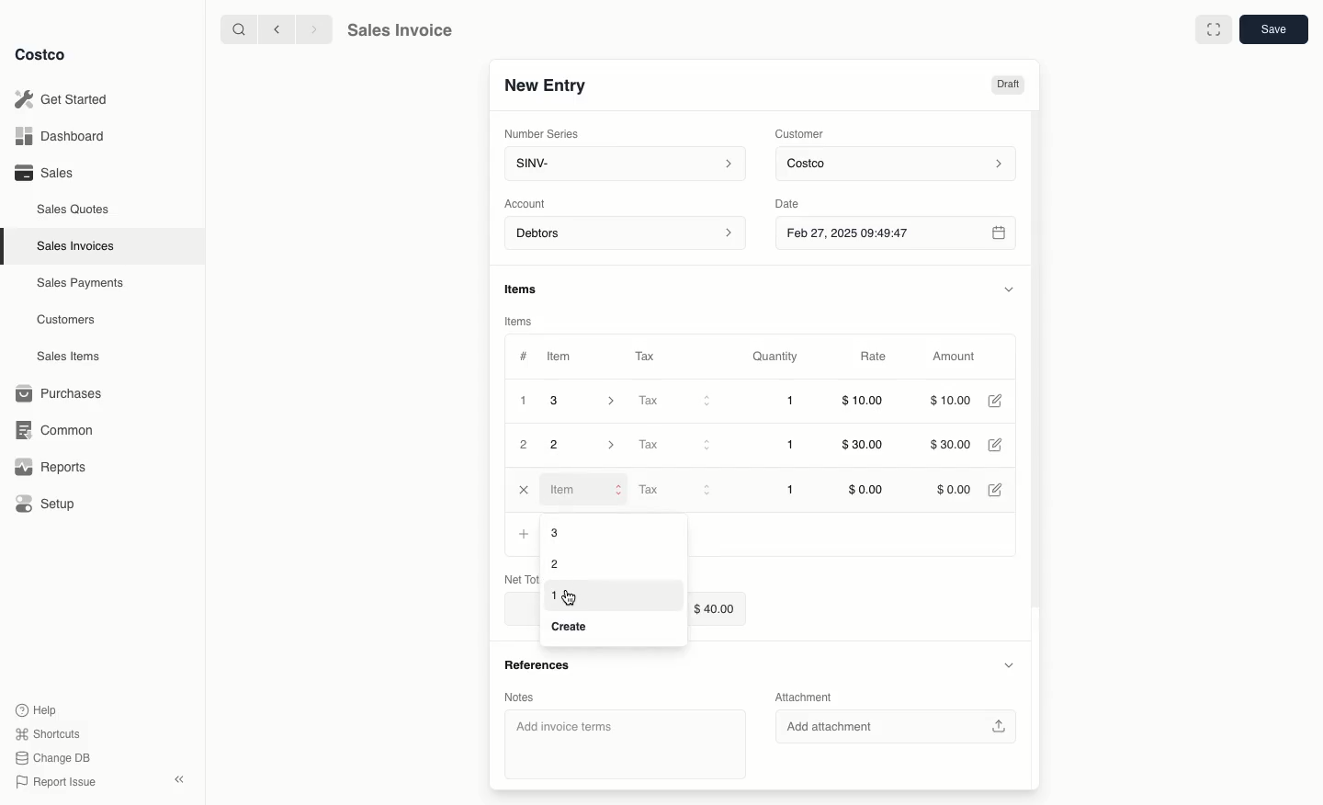 Image resolution: width=1323 pixels, height=805 pixels. What do you see at coordinates (865, 490) in the screenshot?
I see `$0.00` at bounding box center [865, 490].